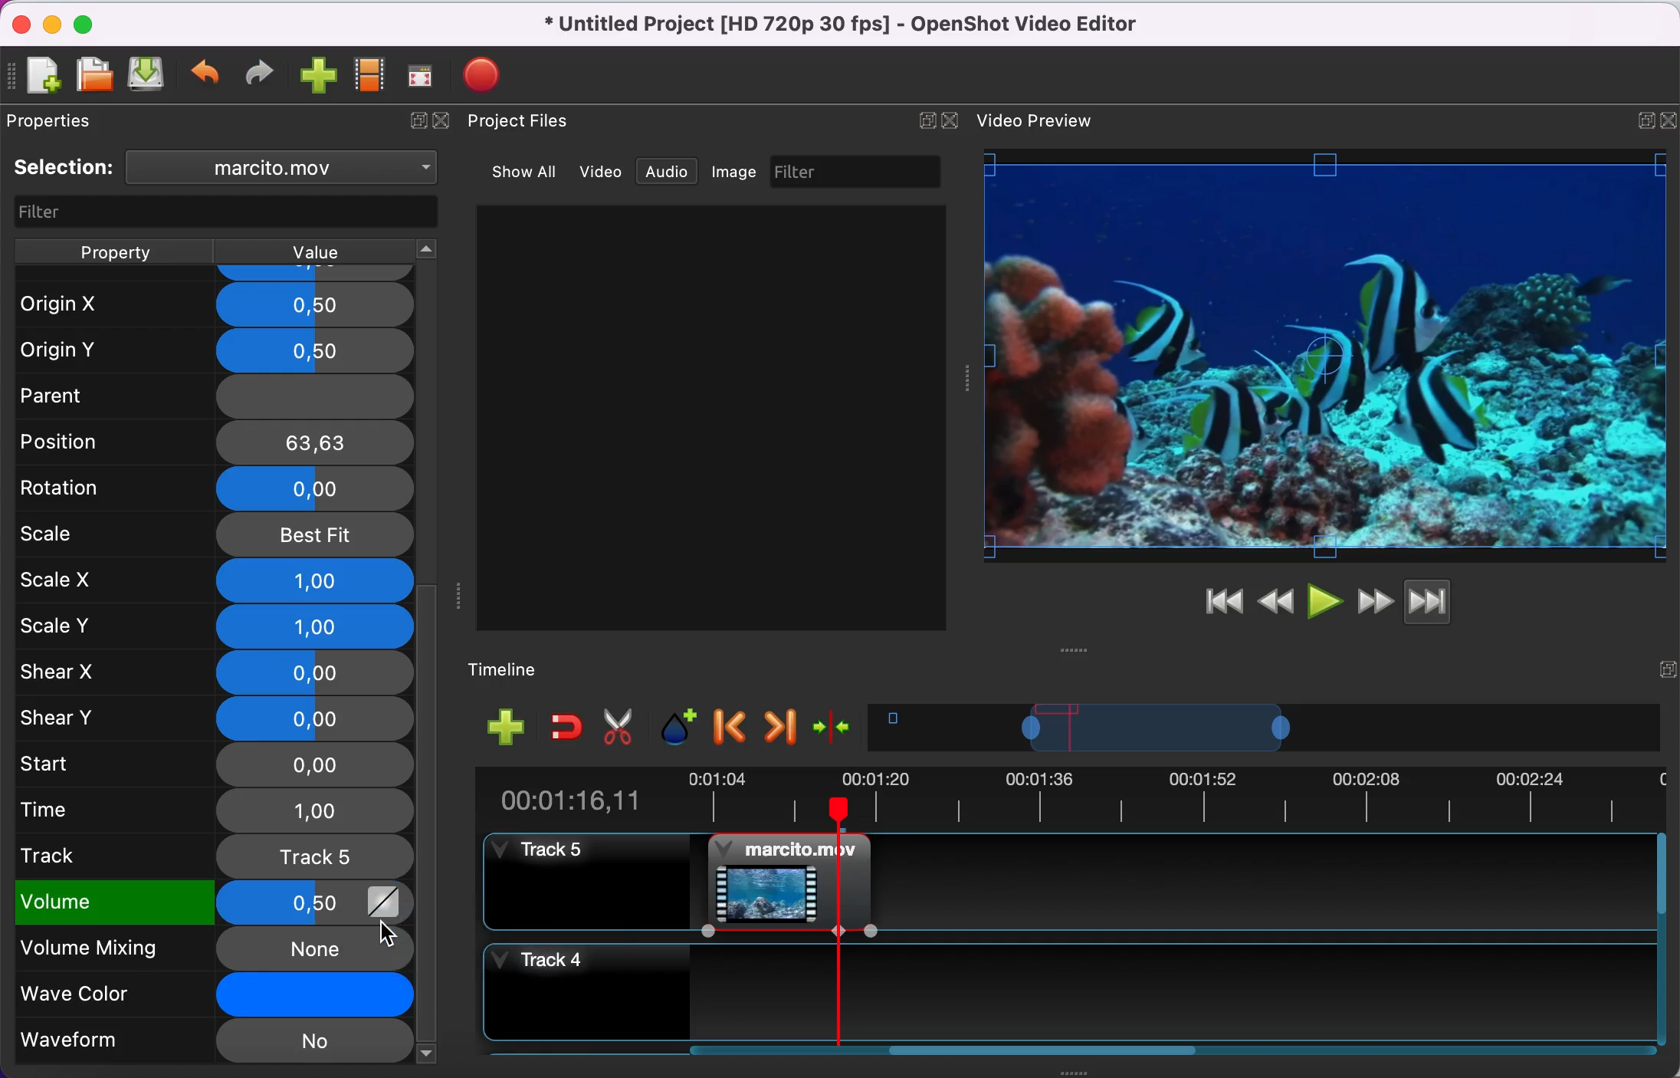 The image size is (1680, 1078). Describe the element at coordinates (264, 74) in the screenshot. I see `redo` at that location.